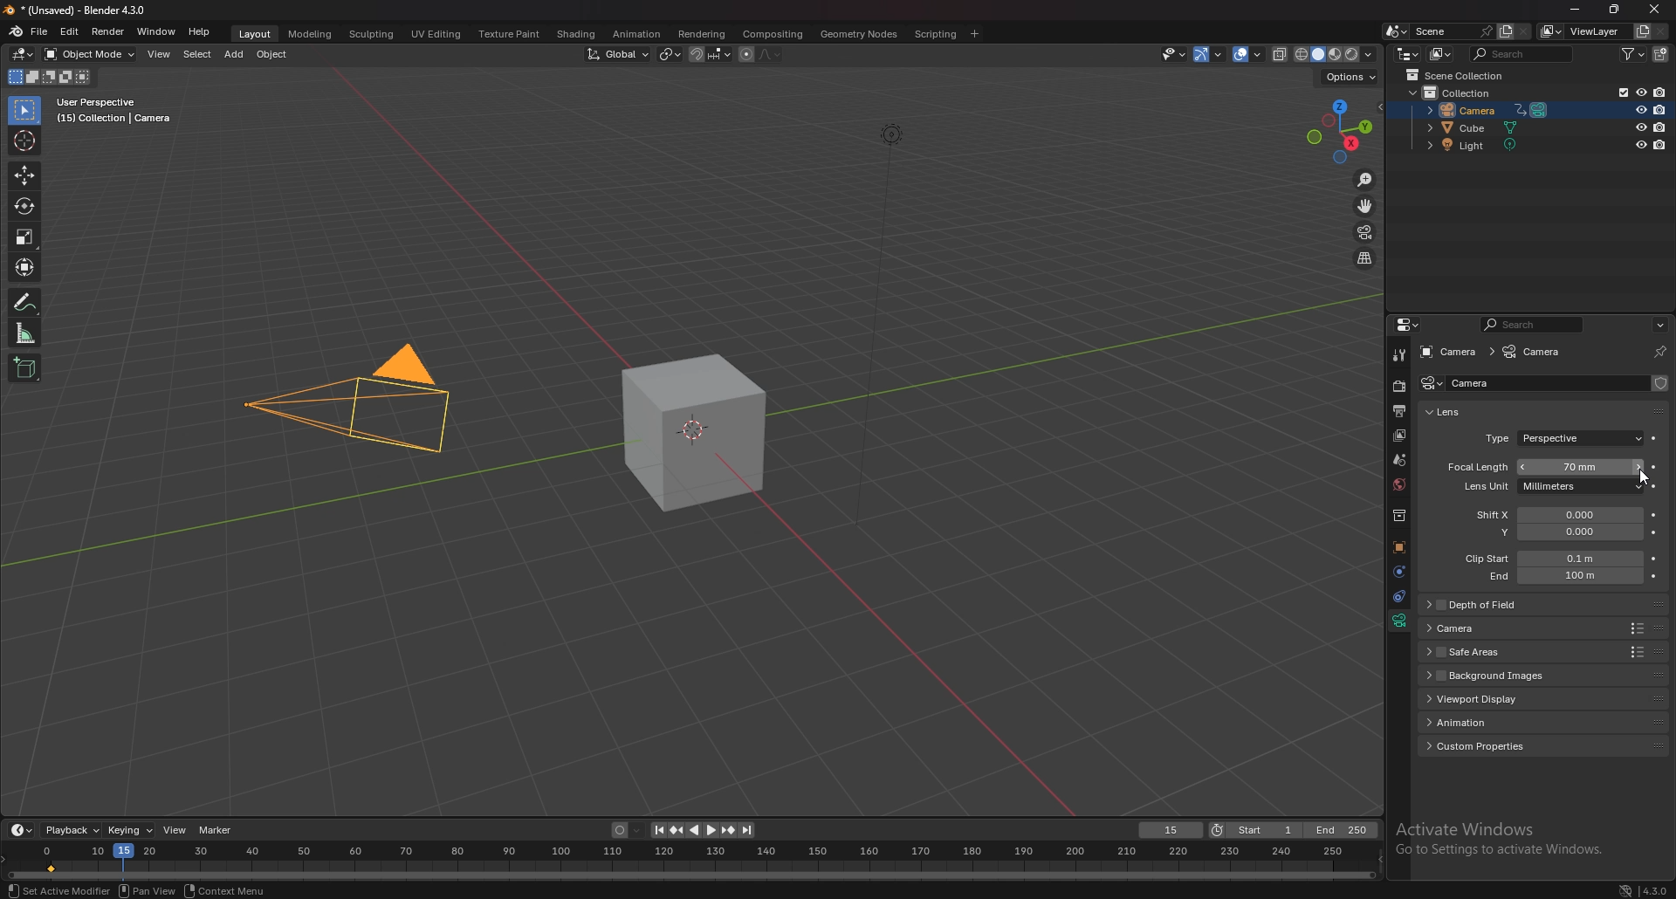  What do you see at coordinates (71, 830) in the screenshot?
I see `playback` at bounding box center [71, 830].